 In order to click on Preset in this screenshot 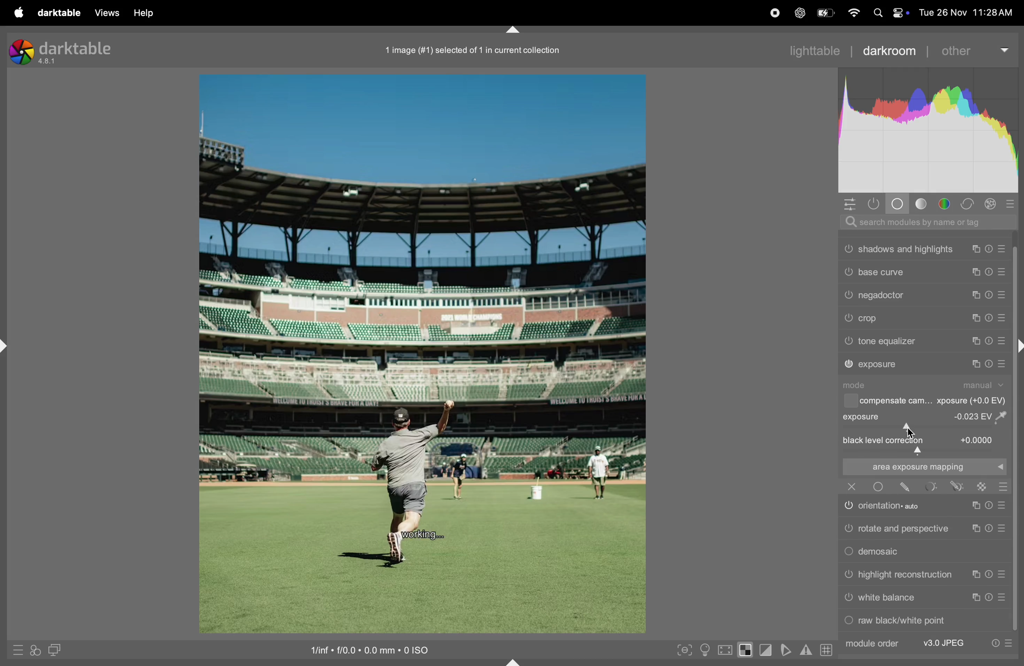, I will do `click(1003, 528)`.